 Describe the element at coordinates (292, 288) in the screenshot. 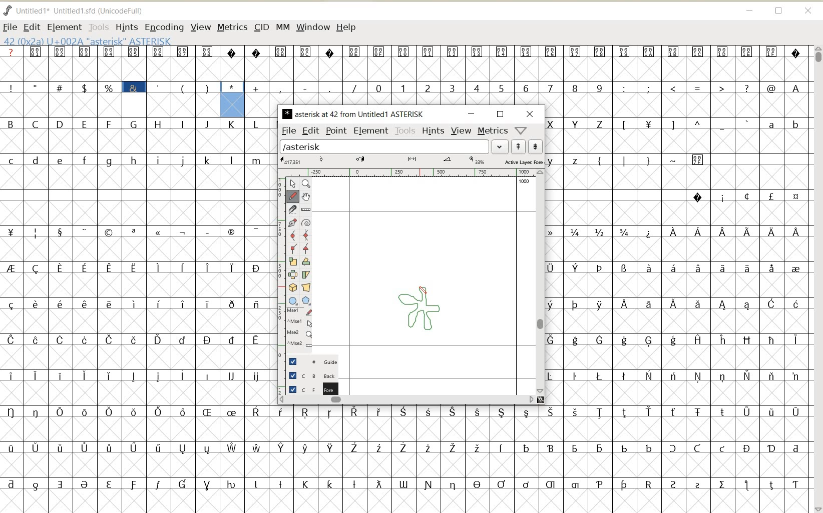

I see `rotate the selection in 3d and project back to plane` at that location.